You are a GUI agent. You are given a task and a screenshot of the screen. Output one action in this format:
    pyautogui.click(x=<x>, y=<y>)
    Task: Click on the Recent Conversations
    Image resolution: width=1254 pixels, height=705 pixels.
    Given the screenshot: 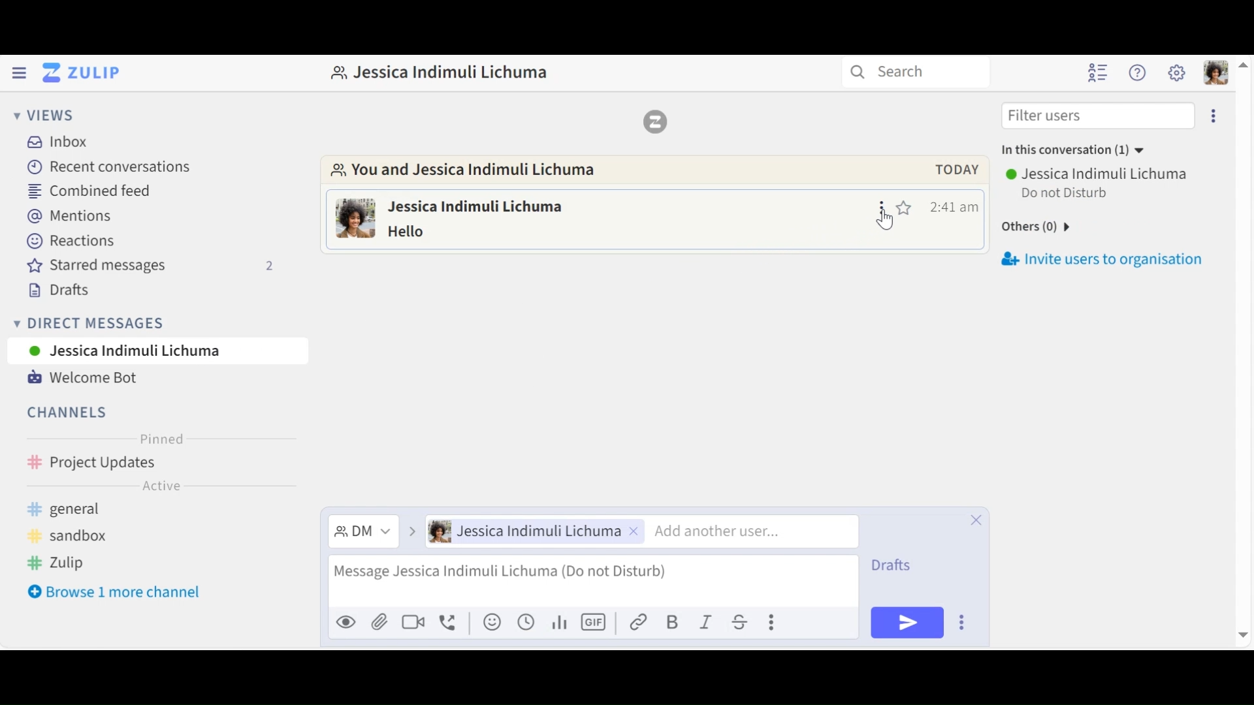 What is the action you would take?
    pyautogui.click(x=110, y=166)
    